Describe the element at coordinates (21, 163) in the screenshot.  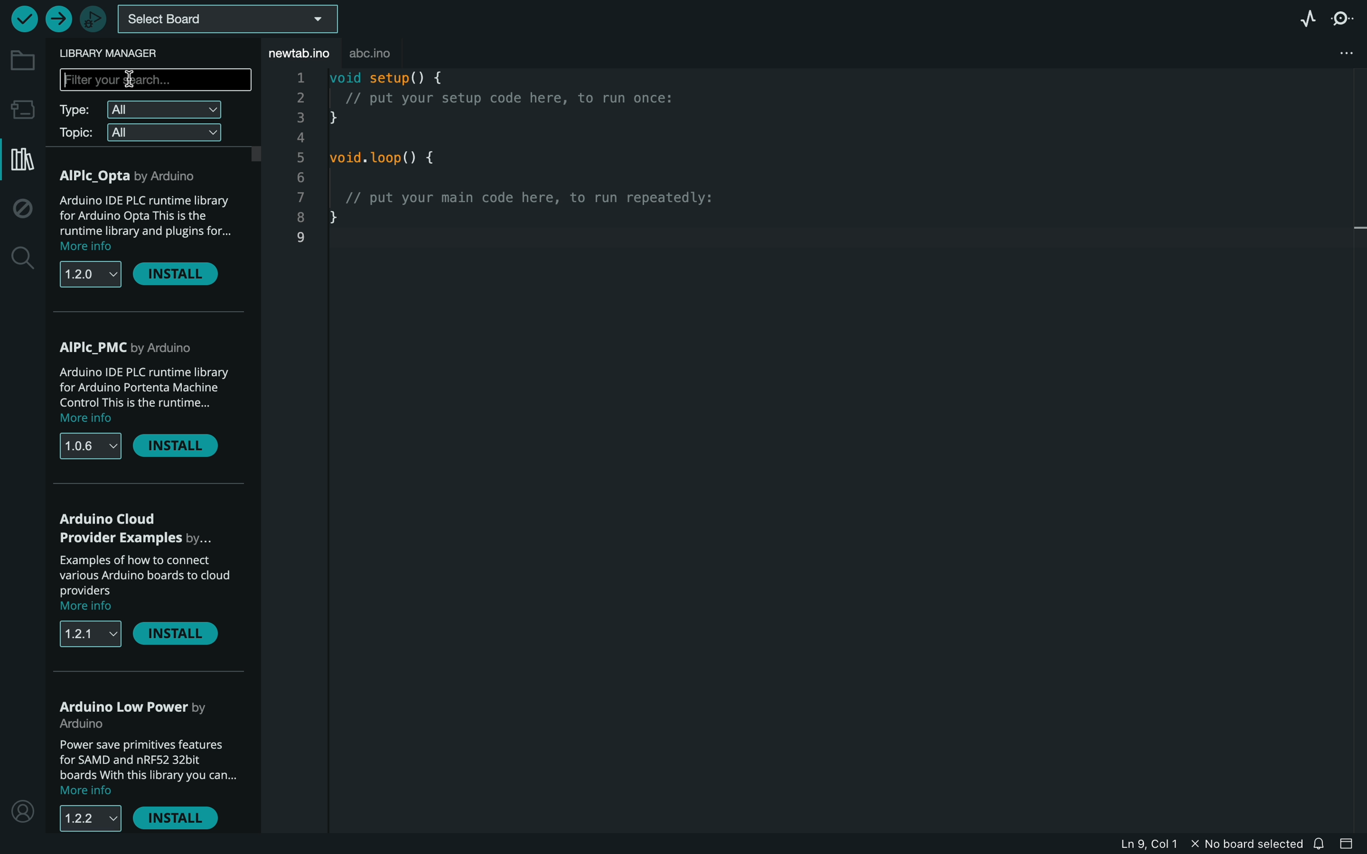
I see `library manager` at that location.